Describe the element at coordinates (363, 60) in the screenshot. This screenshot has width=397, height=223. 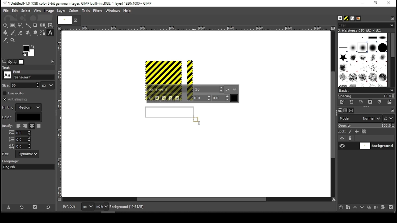
I see `brushes` at that location.